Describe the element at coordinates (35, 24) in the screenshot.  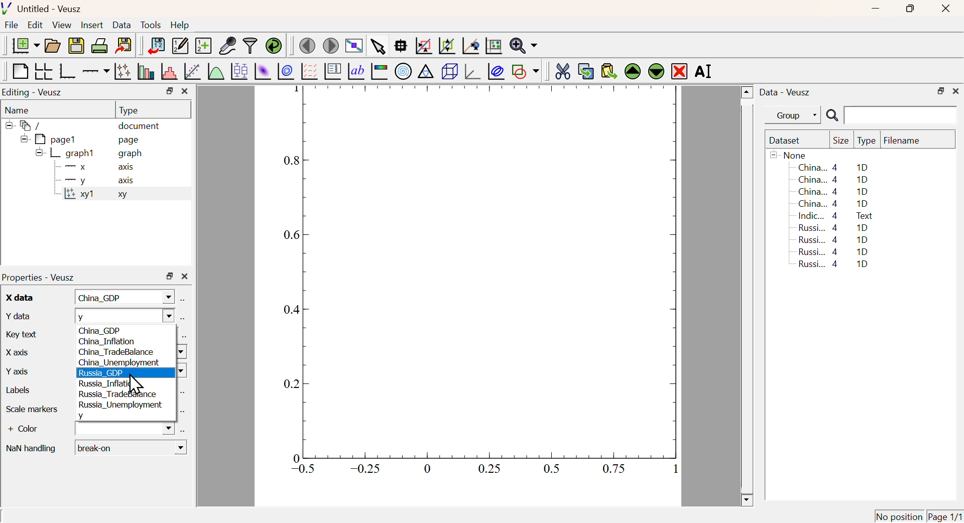
I see `Edit` at that location.